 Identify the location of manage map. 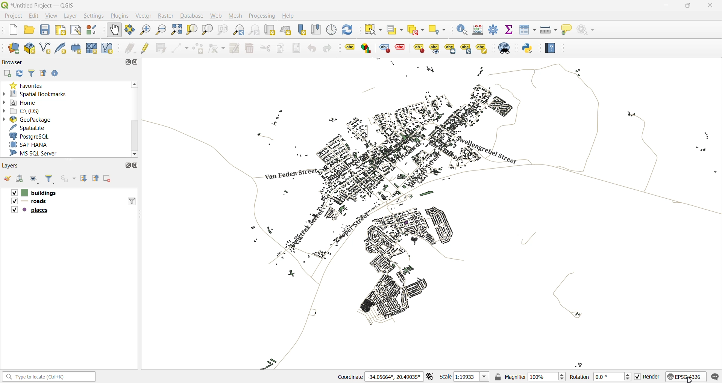
(34, 179).